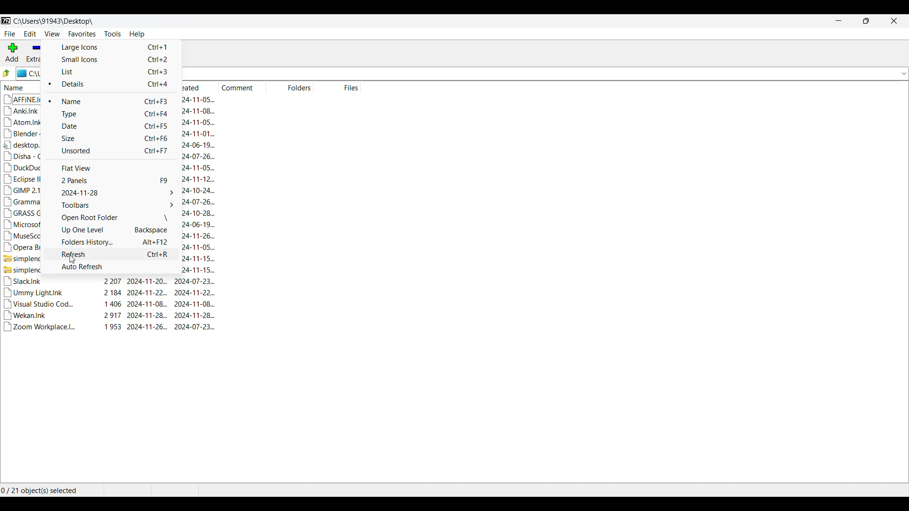  What do you see at coordinates (111, 230) in the screenshot?
I see `Up one level` at bounding box center [111, 230].